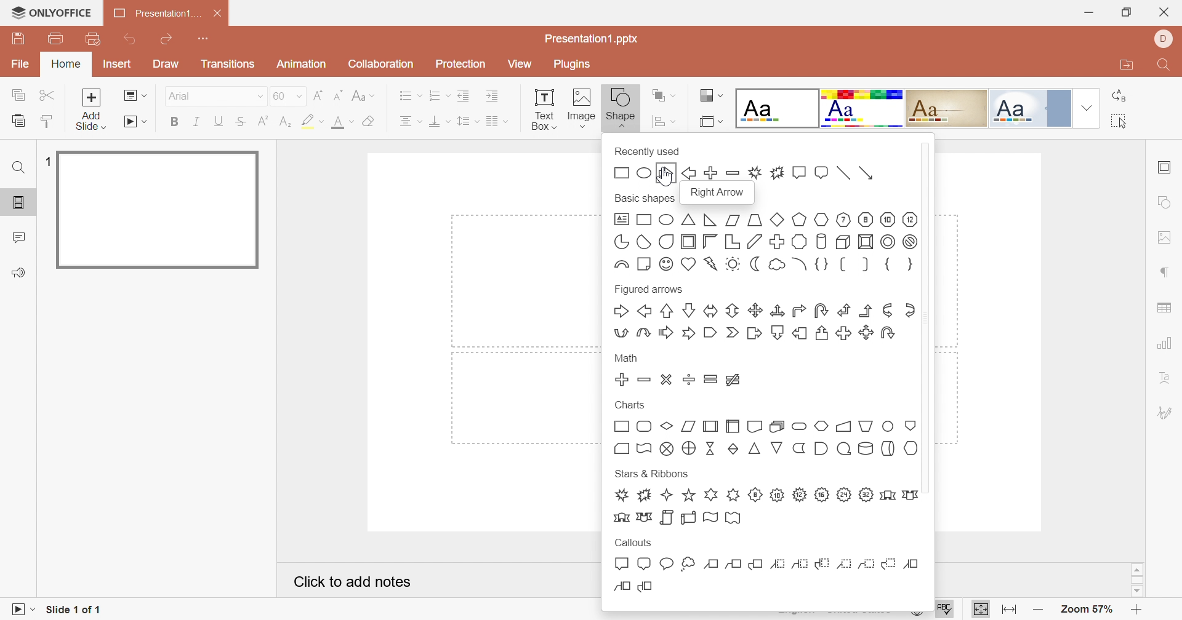  What do you see at coordinates (543, 110) in the screenshot?
I see `Text box` at bounding box center [543, 110].